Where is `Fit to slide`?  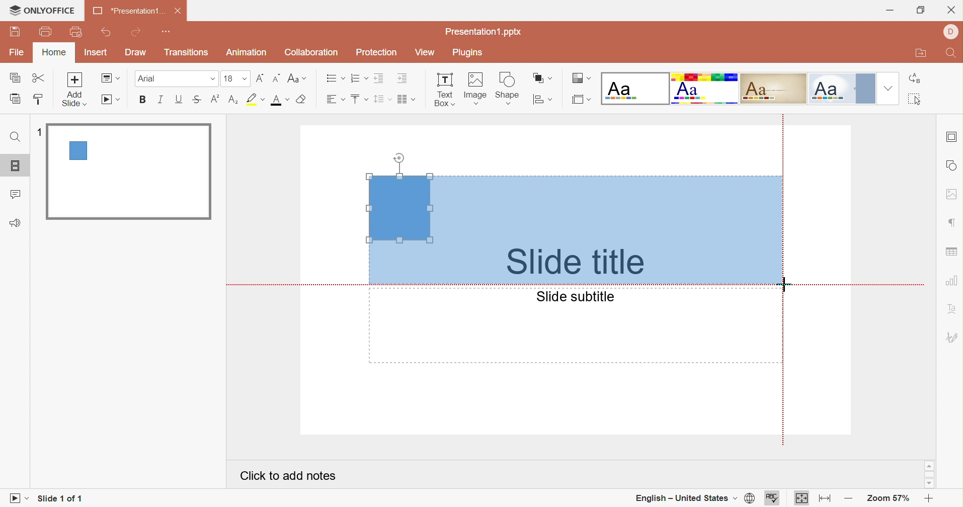 Fit to slide is located at coordinates (802, 500).